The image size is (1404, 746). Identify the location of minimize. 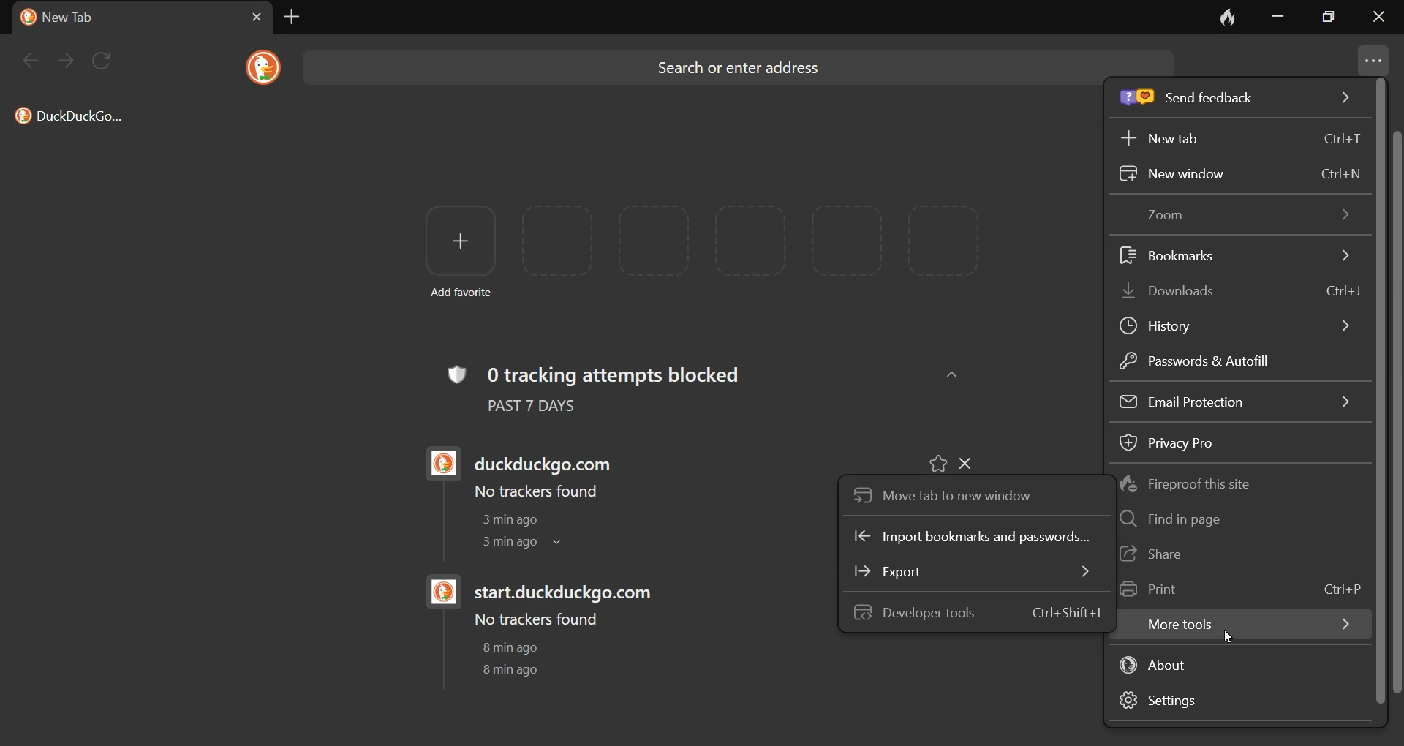
(1275, 18).